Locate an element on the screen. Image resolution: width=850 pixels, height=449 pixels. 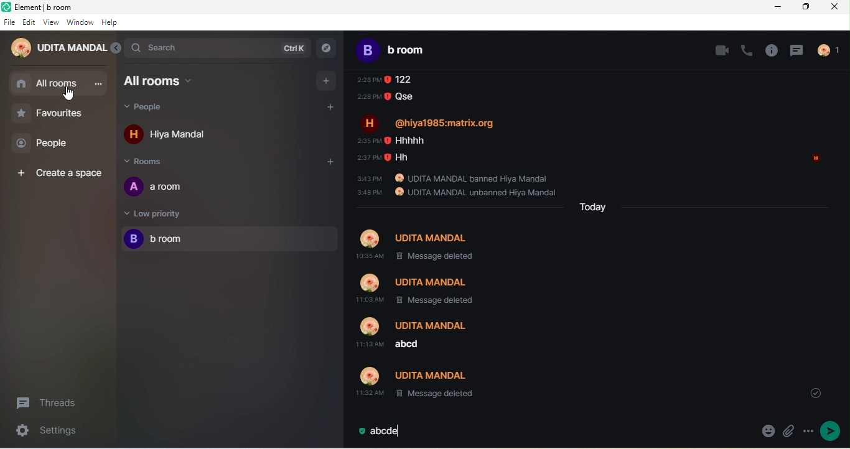
older message is located at coordinates (530, 237).